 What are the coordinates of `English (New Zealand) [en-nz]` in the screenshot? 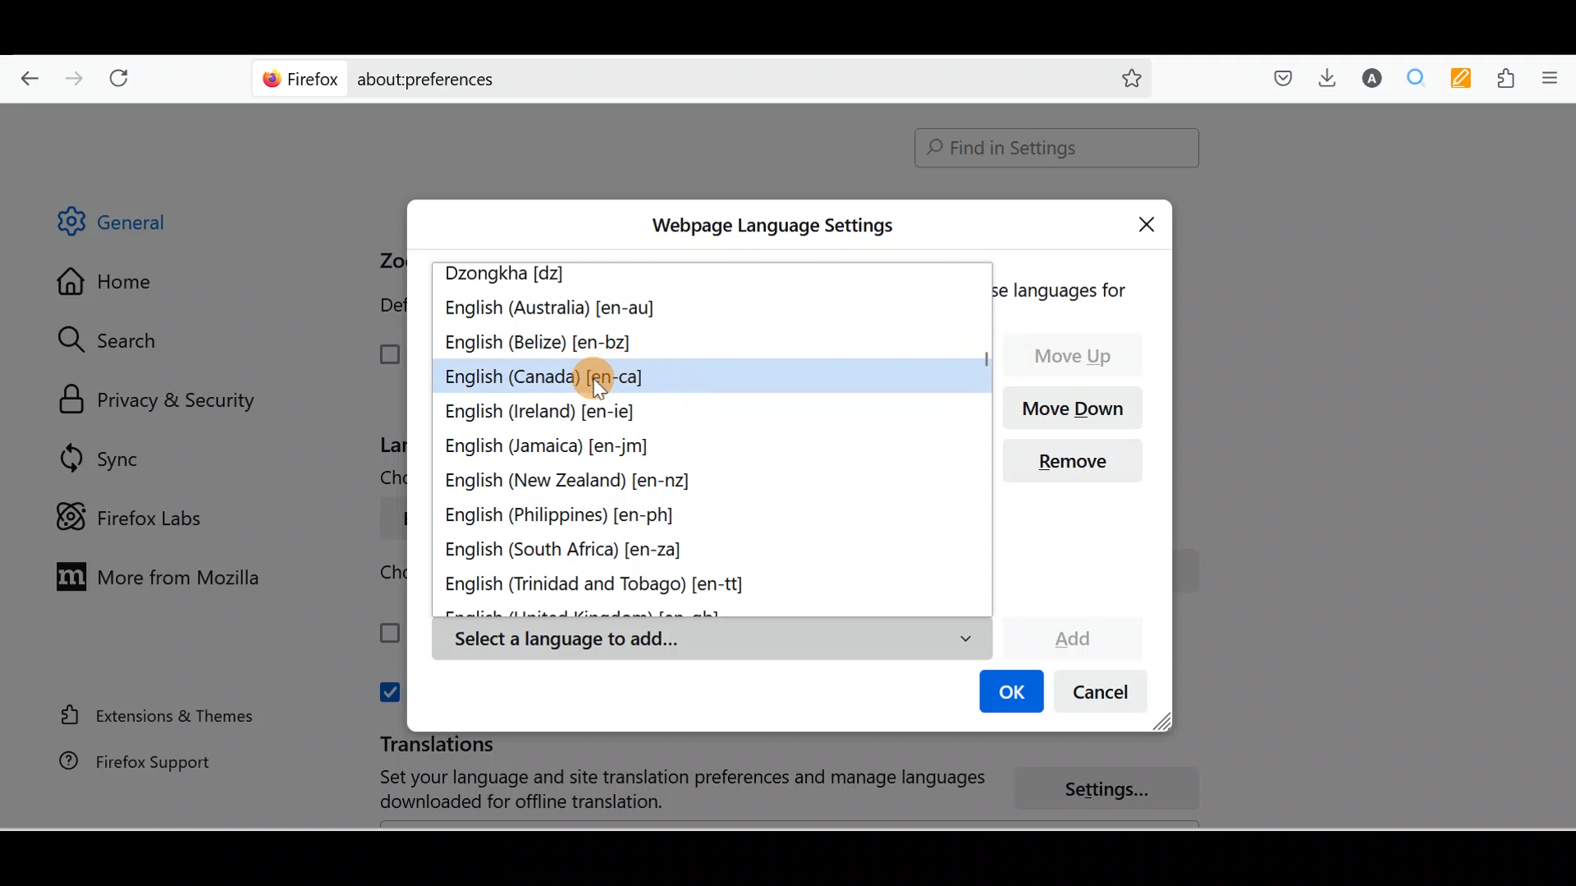 It's located at (572, 482).